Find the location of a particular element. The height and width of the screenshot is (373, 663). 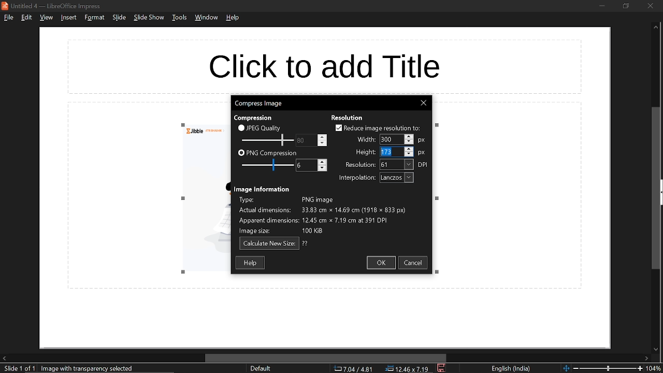

Selected is located at coordinates (388, 151).